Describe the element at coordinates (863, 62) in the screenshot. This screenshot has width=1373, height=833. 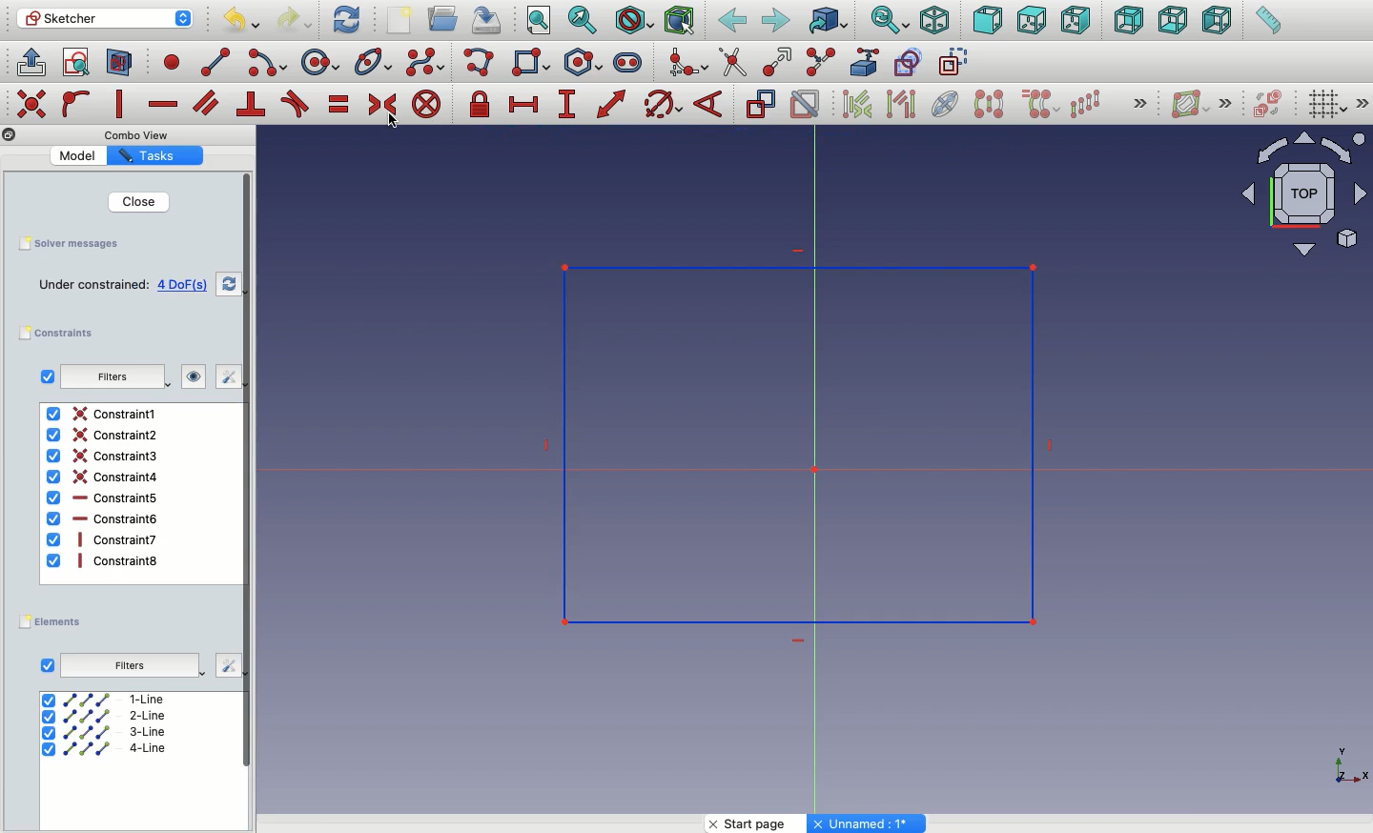
I see `External geometry` at that location.